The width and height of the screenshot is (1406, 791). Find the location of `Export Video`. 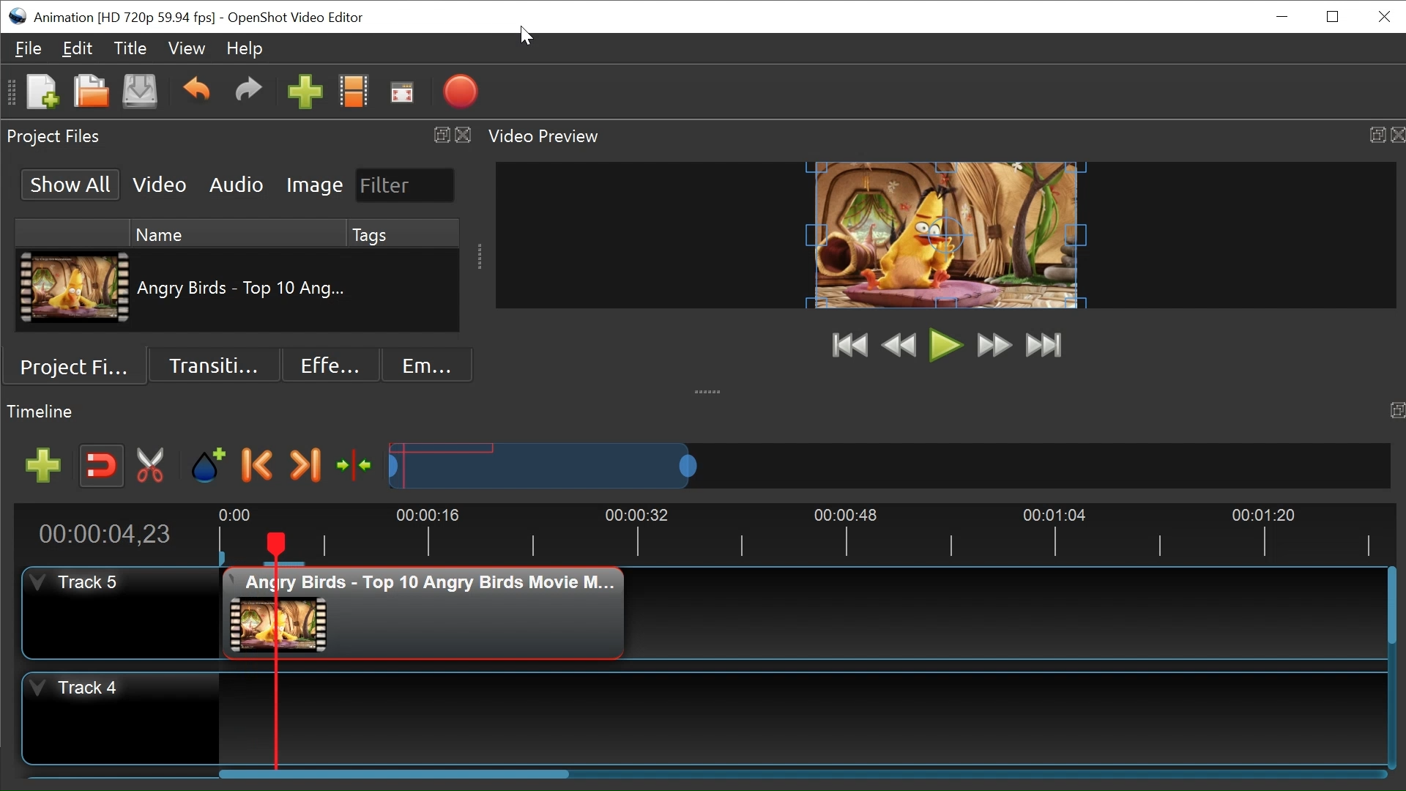

Export Video is located at coordinates (460, 92).